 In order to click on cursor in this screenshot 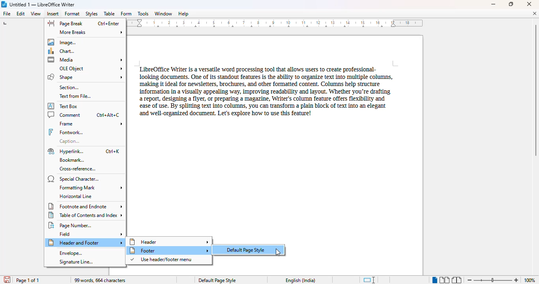, I will do `click(278, 252)`.